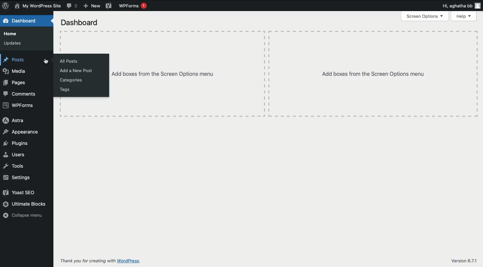 This screenshot has height=267, width=483. I want to click on All post, so click(71, 61).